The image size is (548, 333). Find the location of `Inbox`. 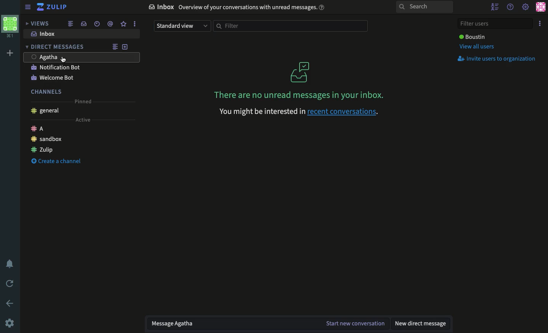

Inbox is located at coordinates (238, 8).